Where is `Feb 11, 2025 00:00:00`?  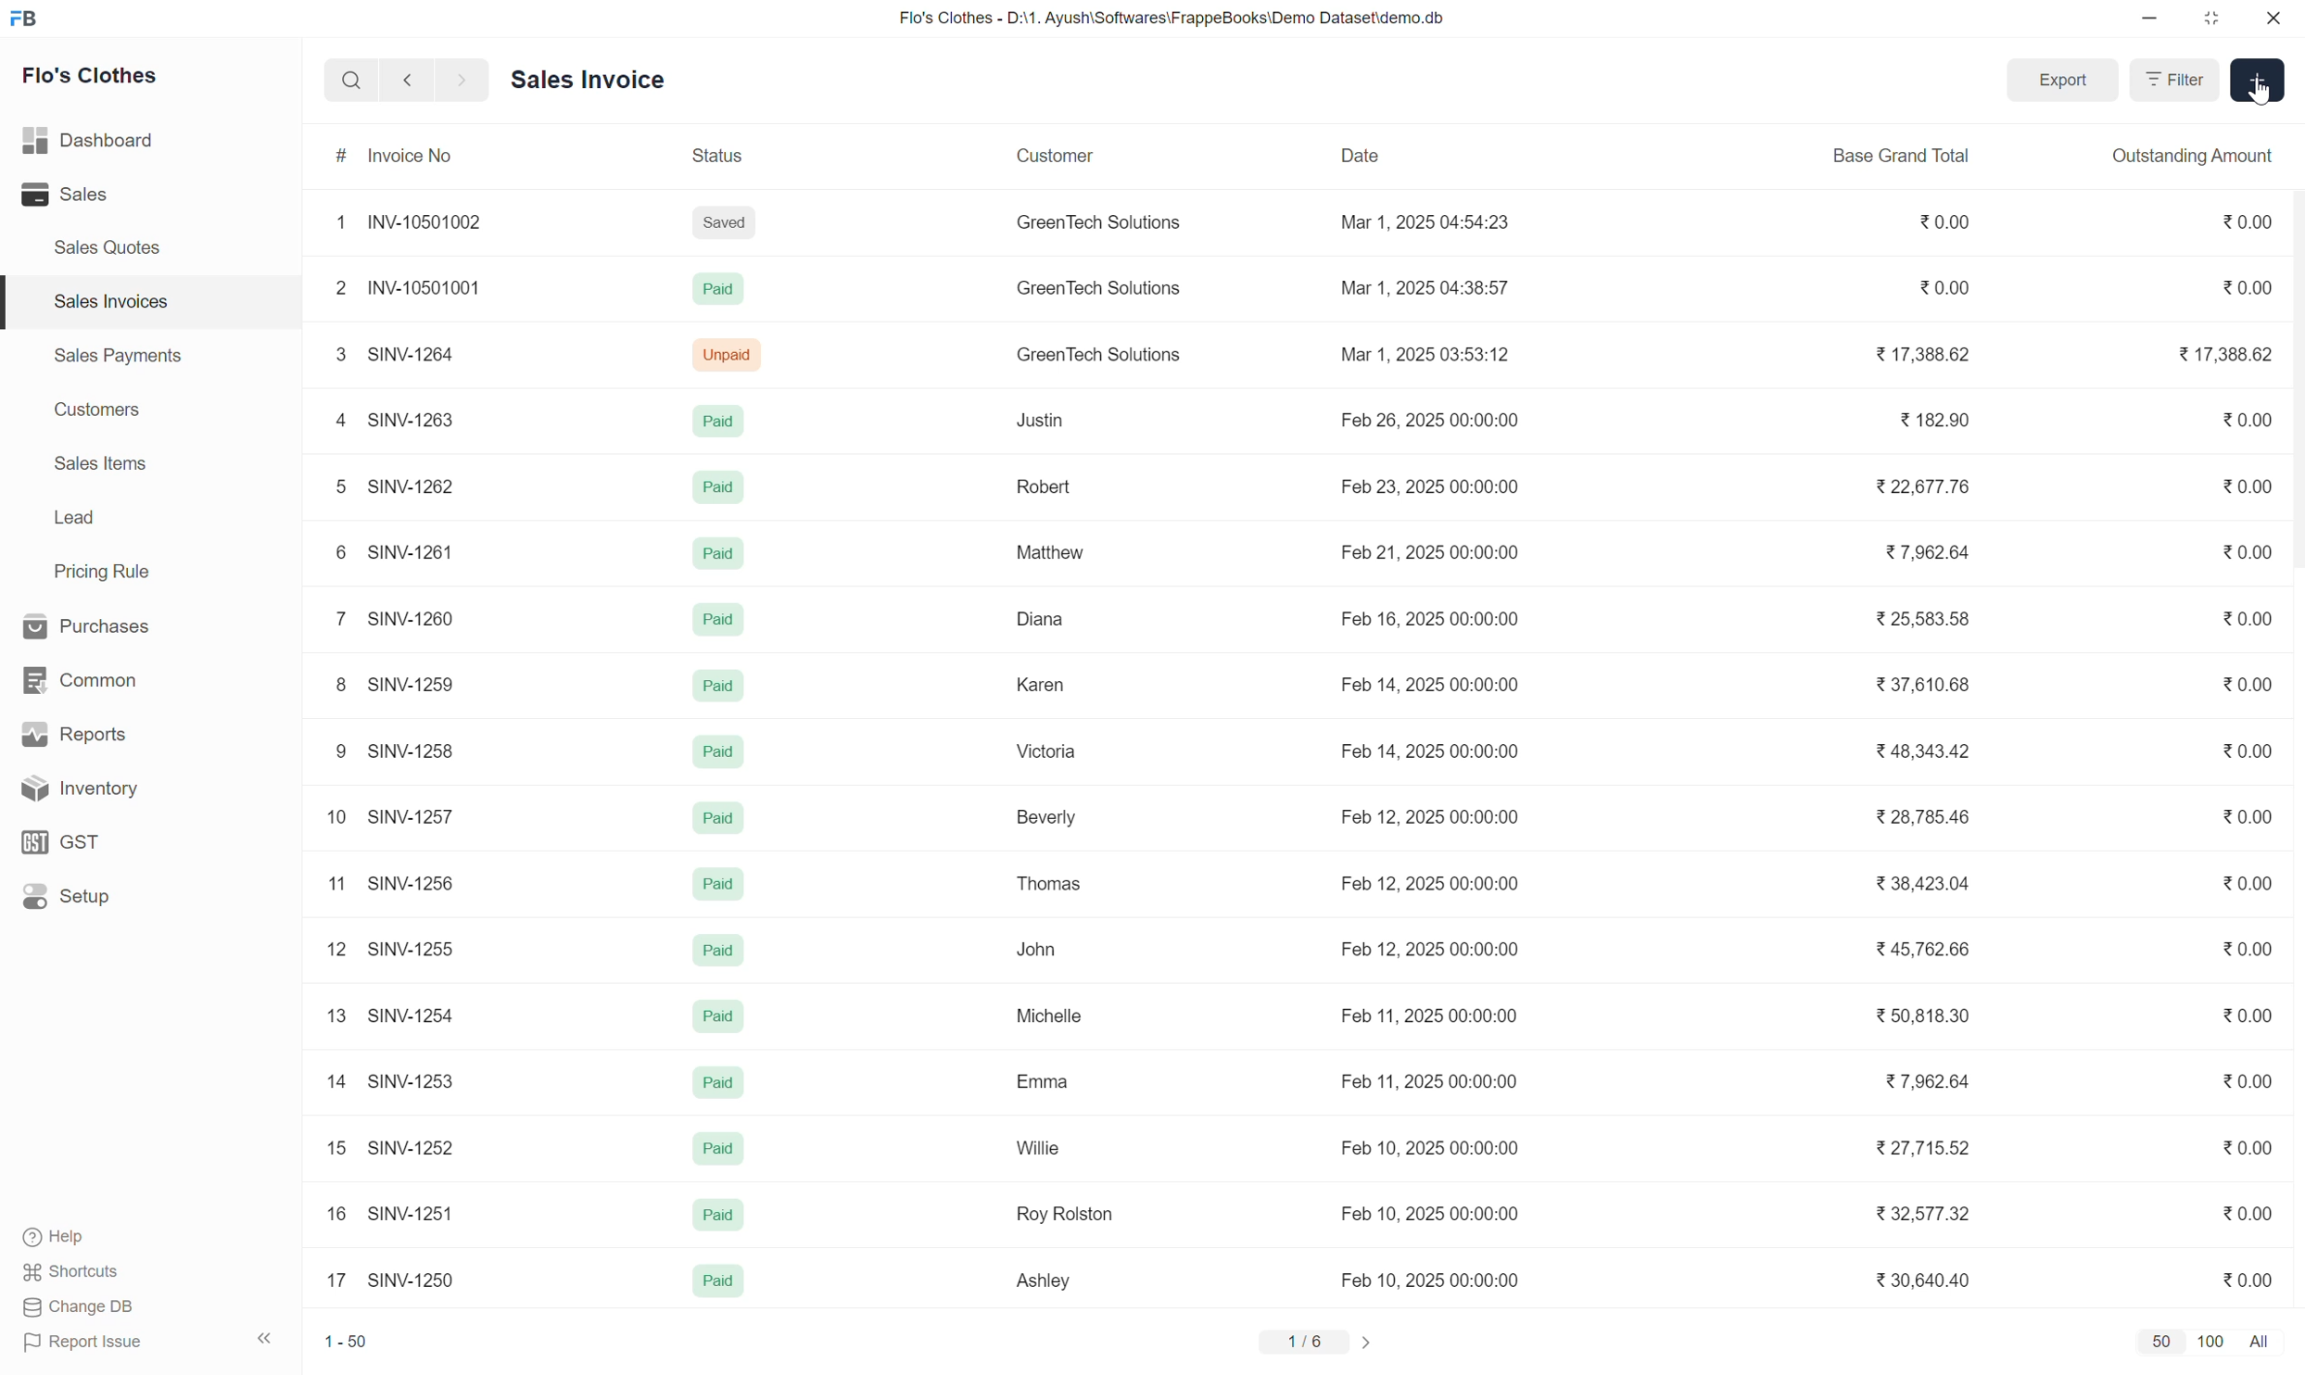
Feb 11, 2025 00:00:00 is located at coordinates (1436, 1018).